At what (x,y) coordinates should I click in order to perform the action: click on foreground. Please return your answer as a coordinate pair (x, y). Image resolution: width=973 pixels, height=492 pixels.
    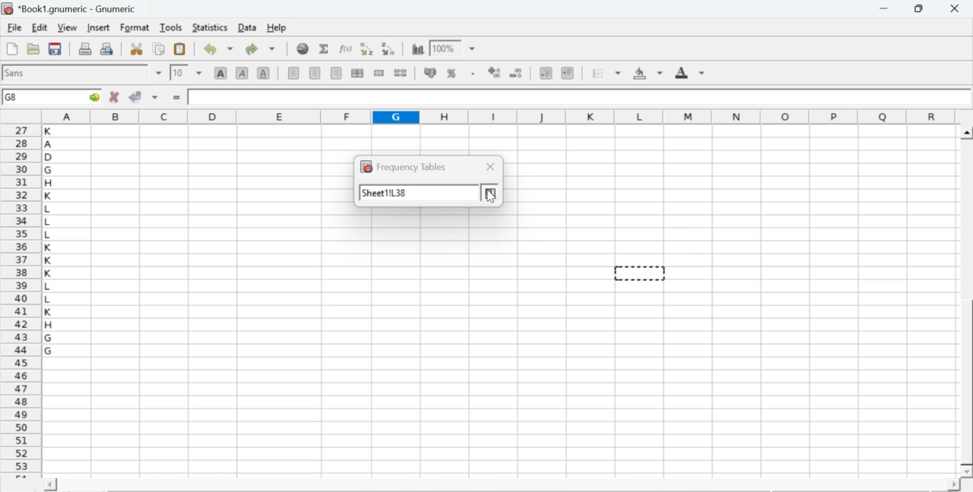
    Looking at the image, I should click on (690, 72).